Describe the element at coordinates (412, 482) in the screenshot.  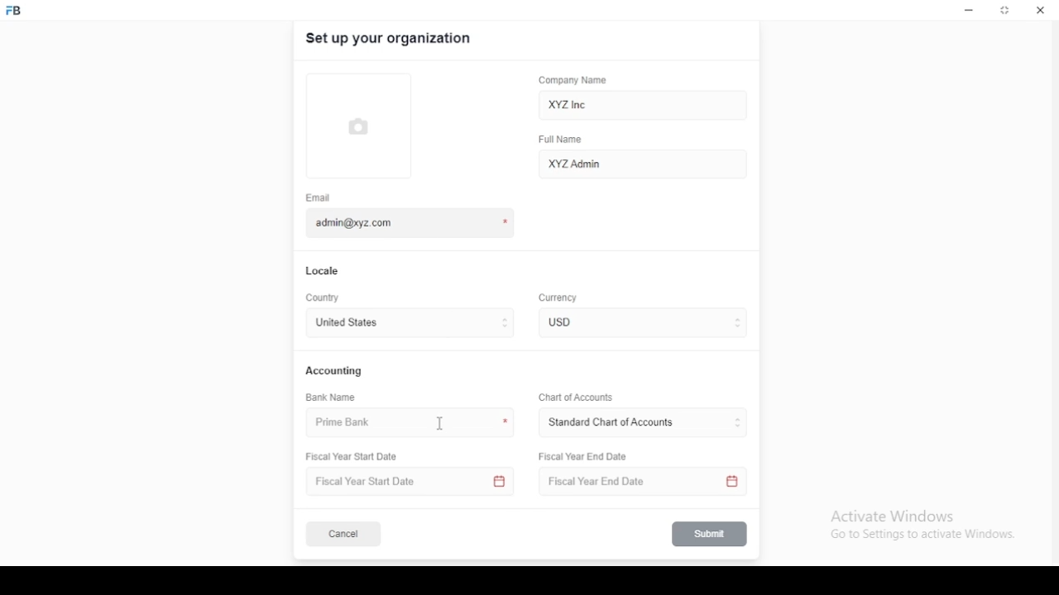
I see `Fiscal Year Start Date` at that location.